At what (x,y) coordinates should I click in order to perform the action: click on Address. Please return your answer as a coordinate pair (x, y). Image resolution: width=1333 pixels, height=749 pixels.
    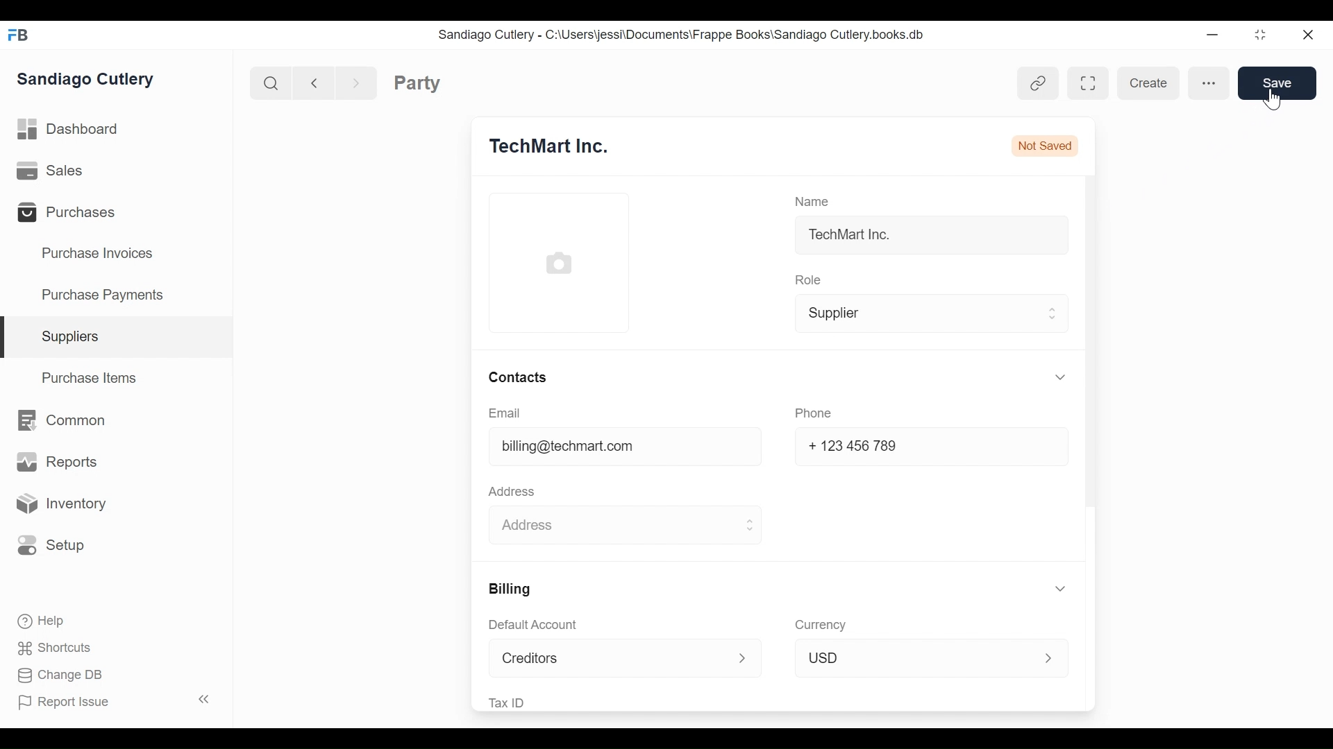
    Looking at the image, I should click on (517, 494).